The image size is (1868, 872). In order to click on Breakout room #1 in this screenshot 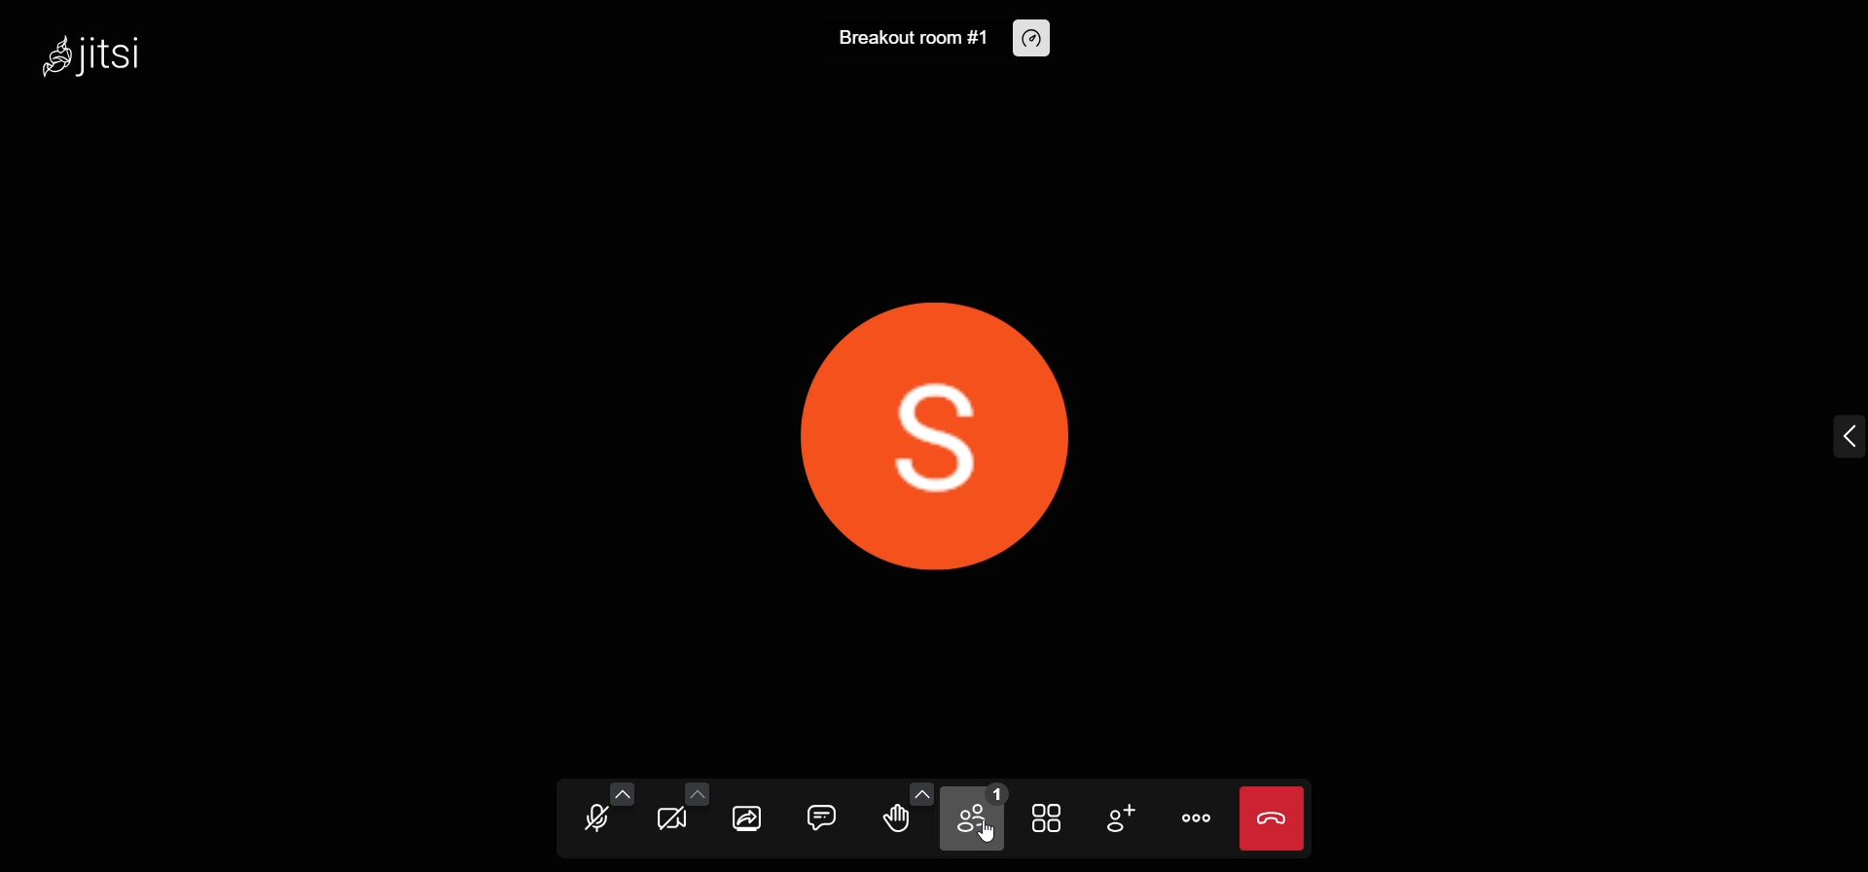, I will do `click(909, 39)`.